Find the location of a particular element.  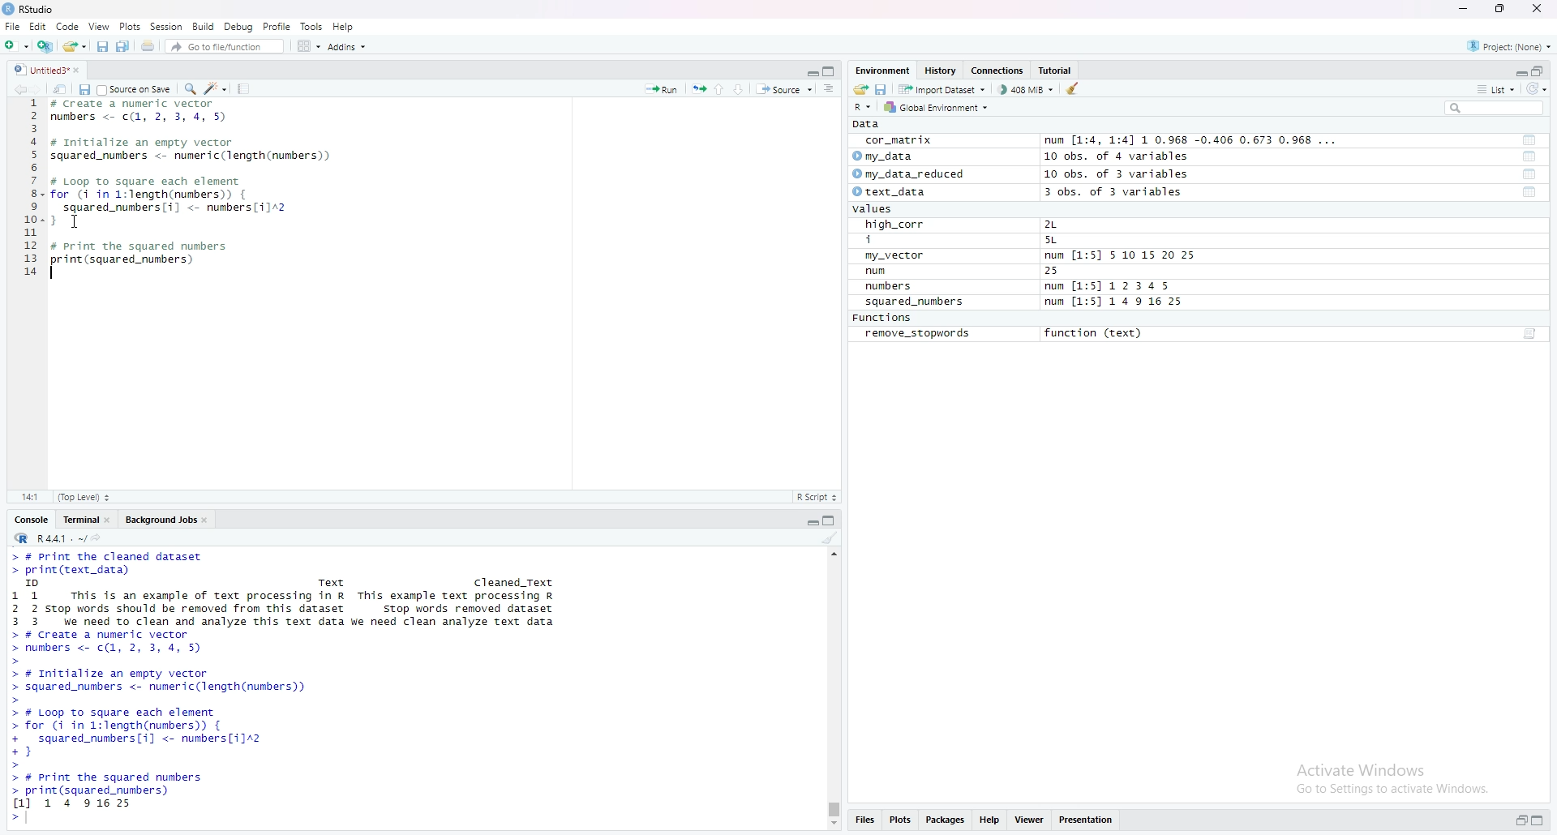

3 obs. of 3 variables is located at coordinates (1123, 193).